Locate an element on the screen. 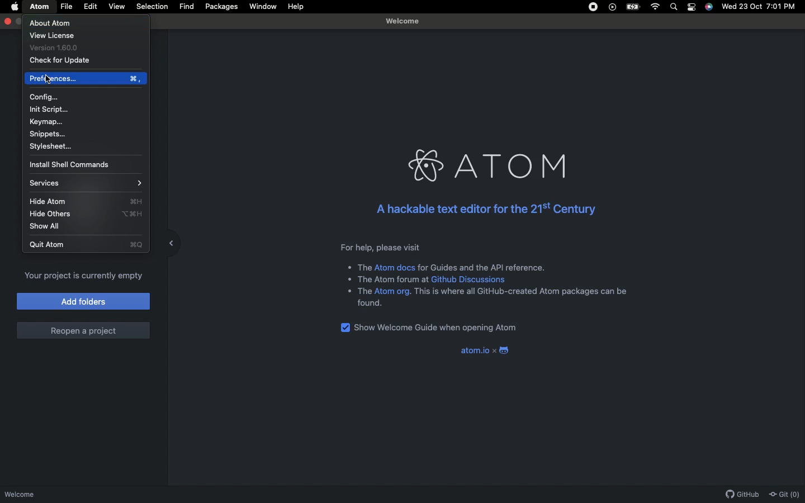  The Atom forum at Github discussions is located at coordinates (432, 280).